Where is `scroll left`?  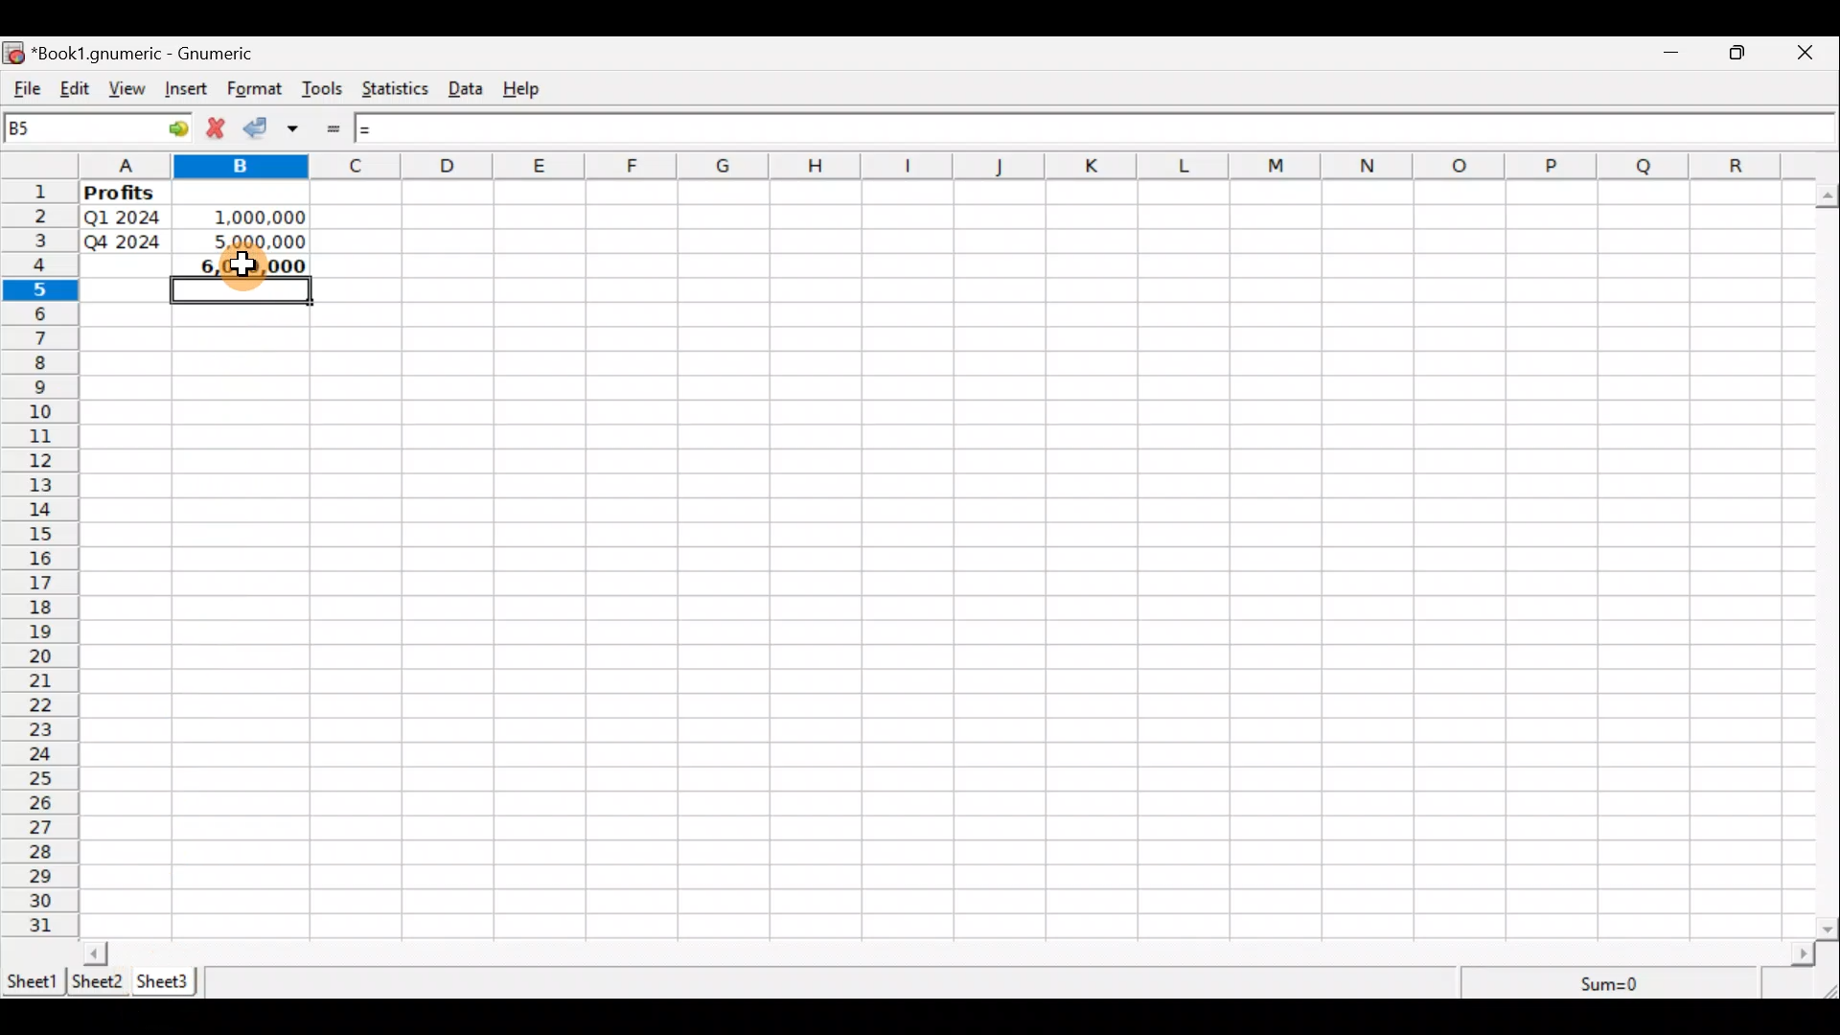 scroll left is located at coordinates (96, 953).